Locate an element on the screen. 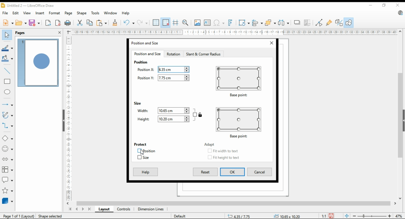 The image size is (405, 219). slant and corner radius is located at coordinates (203, 54).